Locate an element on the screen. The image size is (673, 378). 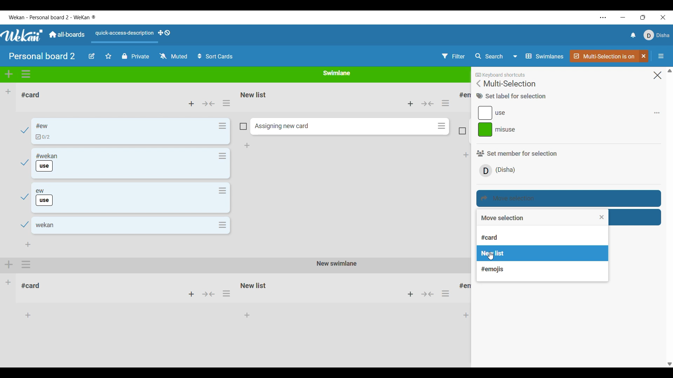
Notifications is located at coordinates (634, 35).